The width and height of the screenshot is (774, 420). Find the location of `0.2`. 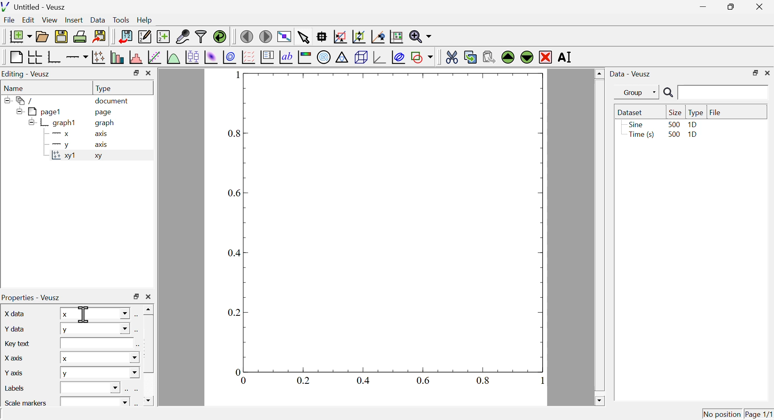

0.2 is located at coordinates (234, 313).